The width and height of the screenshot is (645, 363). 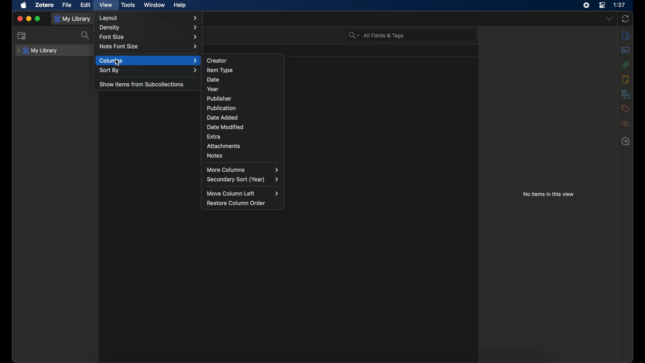 I want to click on item type, so click(x=220, y=70).